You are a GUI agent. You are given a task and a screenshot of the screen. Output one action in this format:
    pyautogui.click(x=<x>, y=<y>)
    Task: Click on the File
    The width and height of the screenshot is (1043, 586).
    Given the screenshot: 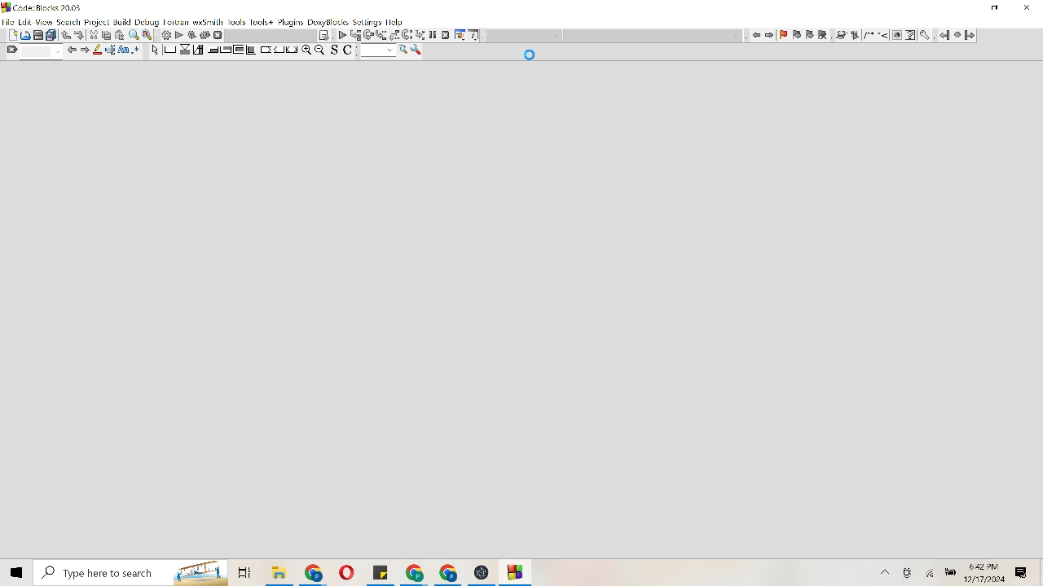 What is the action you would take?
    pyautogui.click(x=449, y=573)
    